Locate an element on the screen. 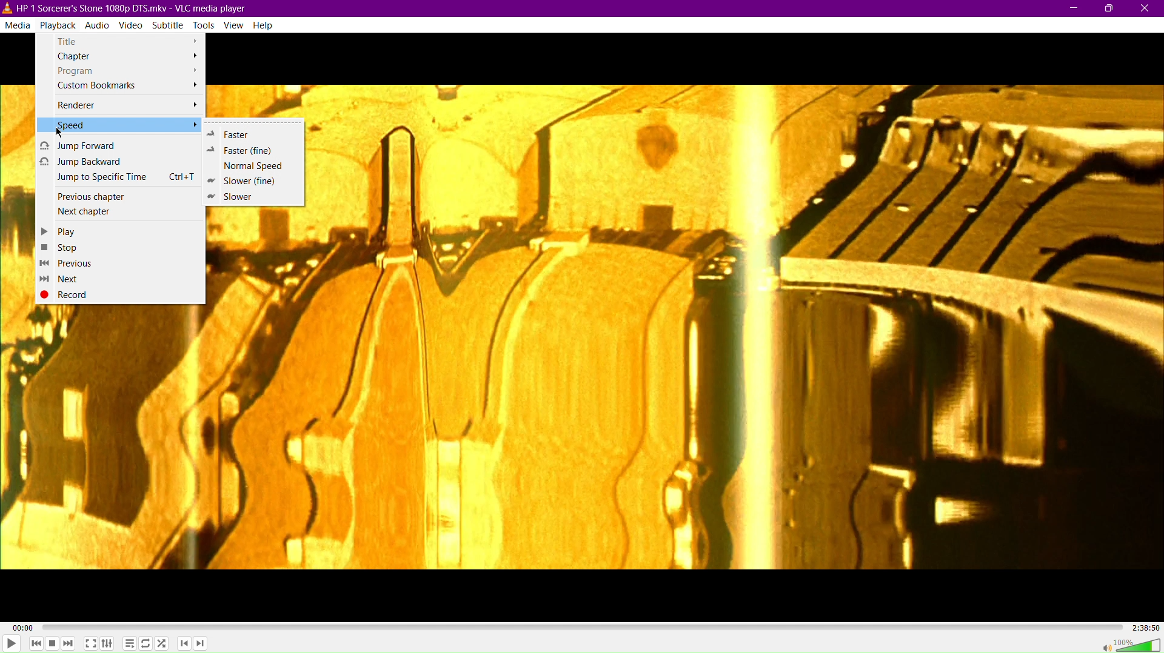 The image size is (1164, 653). Jump Backward is located at coordinates (120, 162).